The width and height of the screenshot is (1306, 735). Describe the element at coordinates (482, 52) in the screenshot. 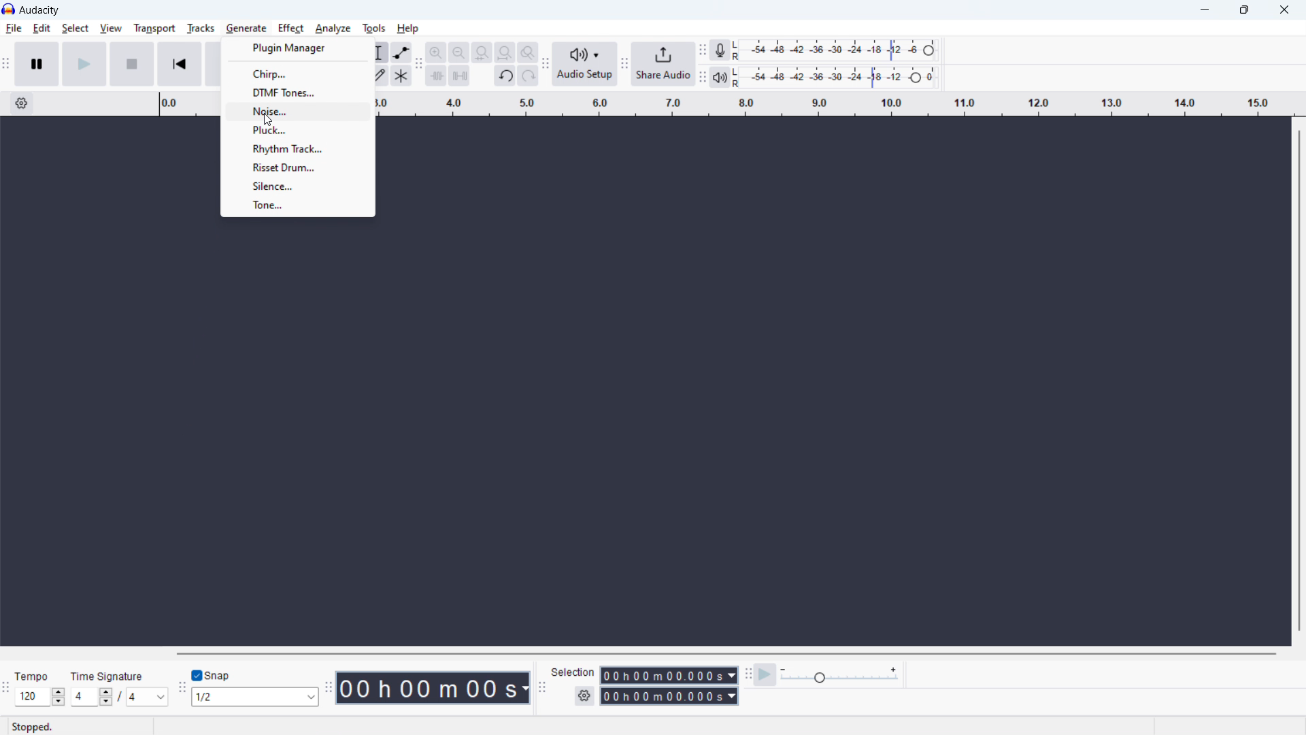

I see `fit selection to width` at that location.